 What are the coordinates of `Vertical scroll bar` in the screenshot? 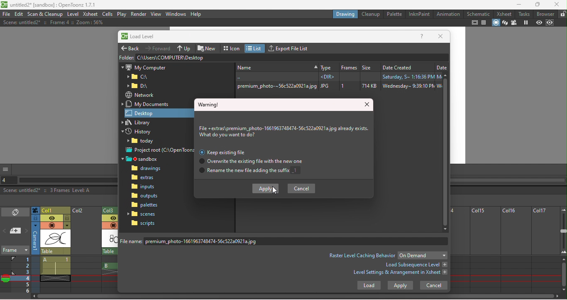 It's located at (446, 152).